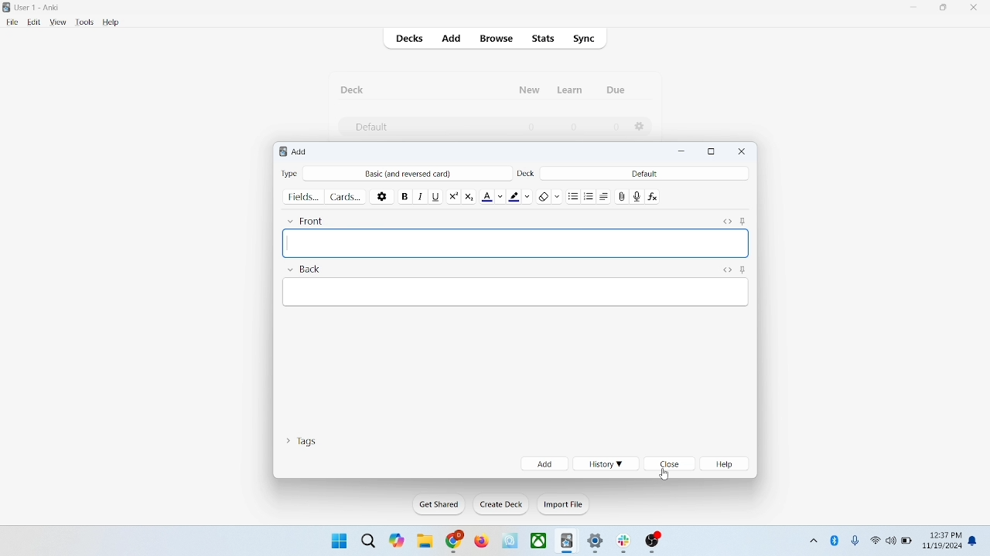 This screenshot has width=990, height=556. What do you see at coordinates (605, 464) in the screenshot?
I see `history` at bounding box center [605, 464].